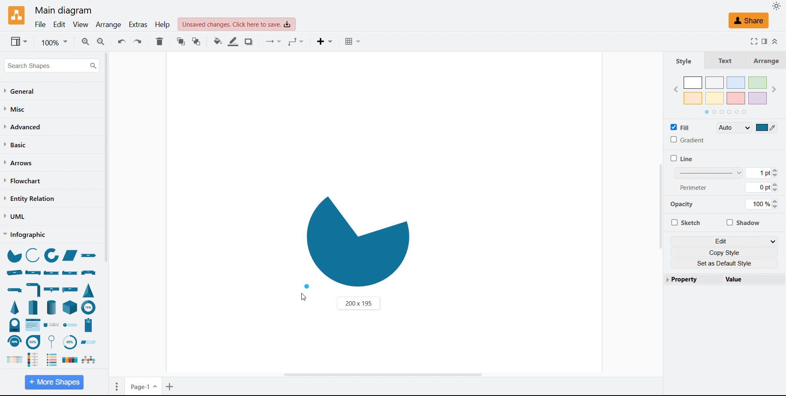 The width and height of the screenshot is (786, 396). What do you see at coordinates (725, 241) in the screenshot?
I see `Edit options ` at bounding box center [725, 241].